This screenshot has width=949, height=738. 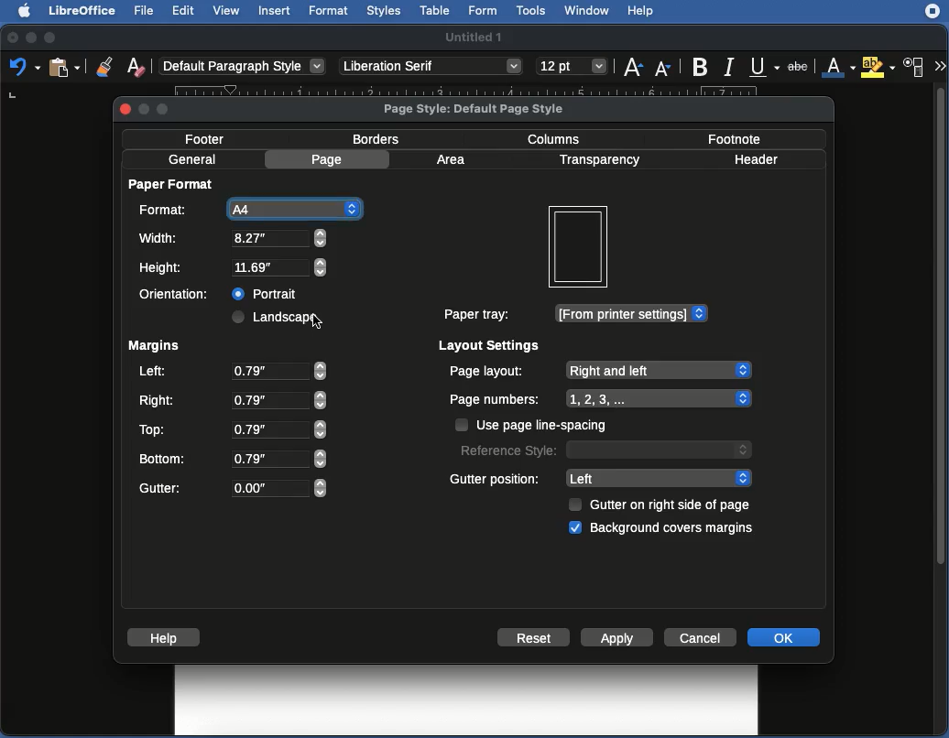 What do you see at coordinates (21, 71) in the screenshot?
I see `undo` at bounding box center [21, 71].